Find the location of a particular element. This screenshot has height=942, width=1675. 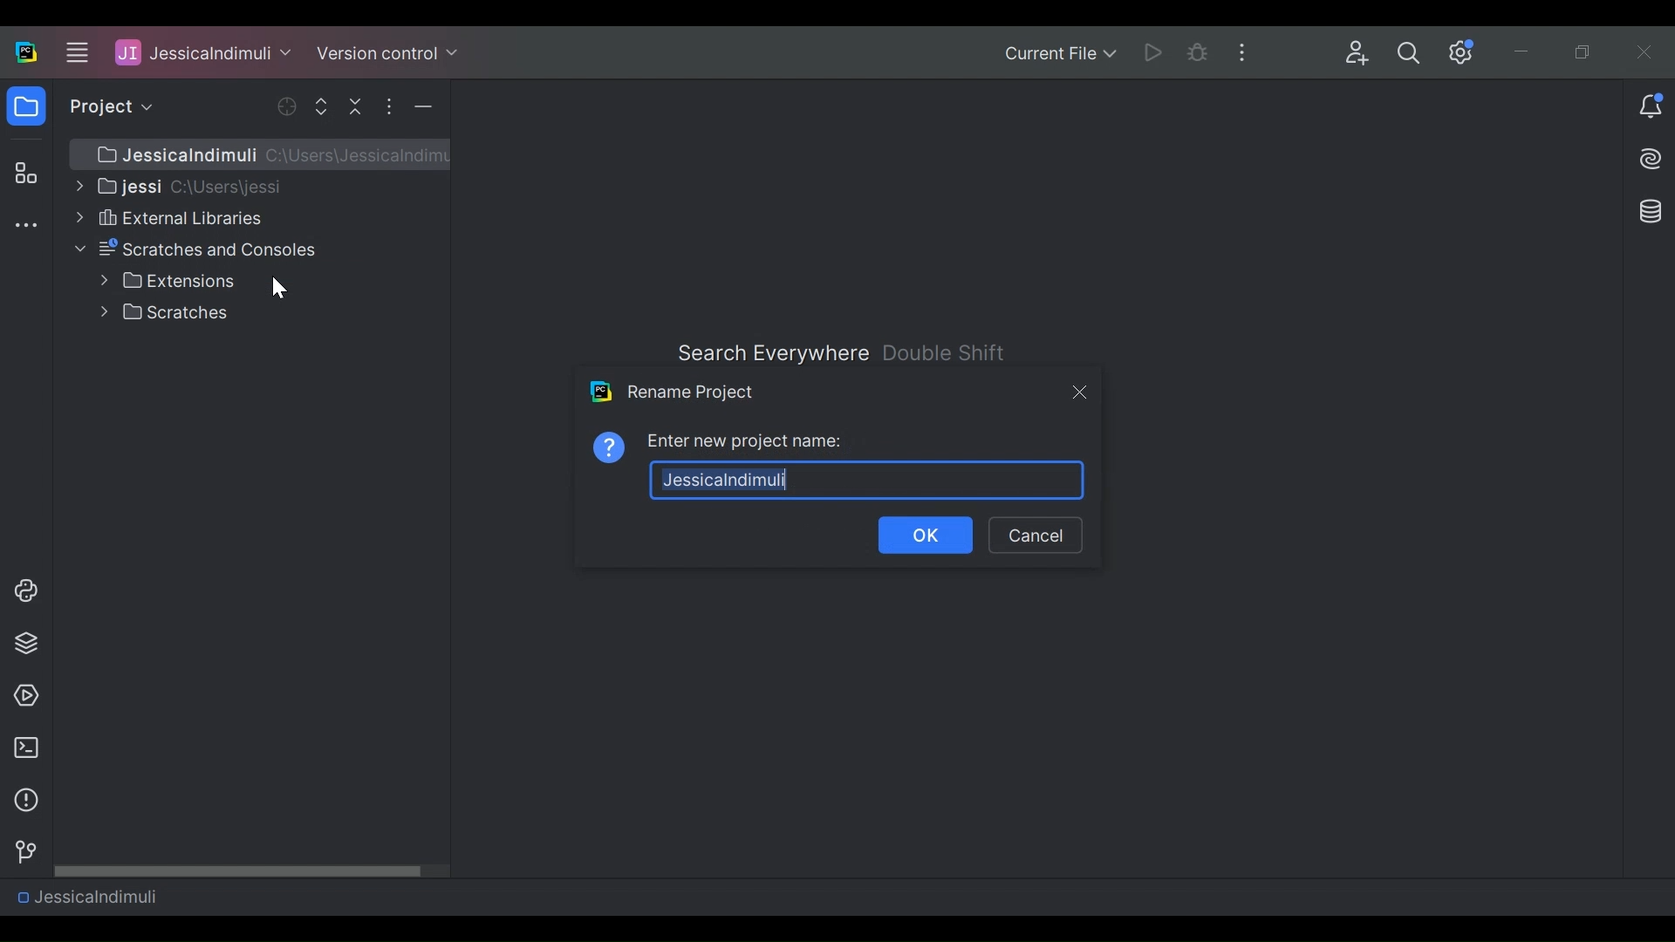

Database is located at coordinates (1647, 210).